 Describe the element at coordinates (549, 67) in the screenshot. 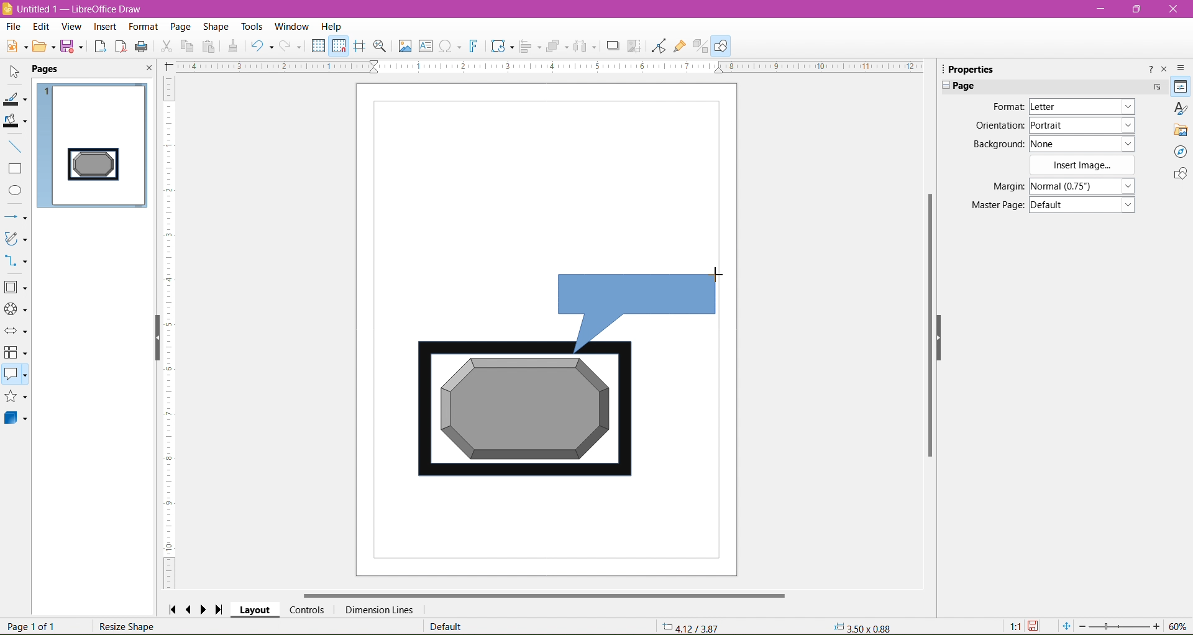

I see `Ruler` at that location.